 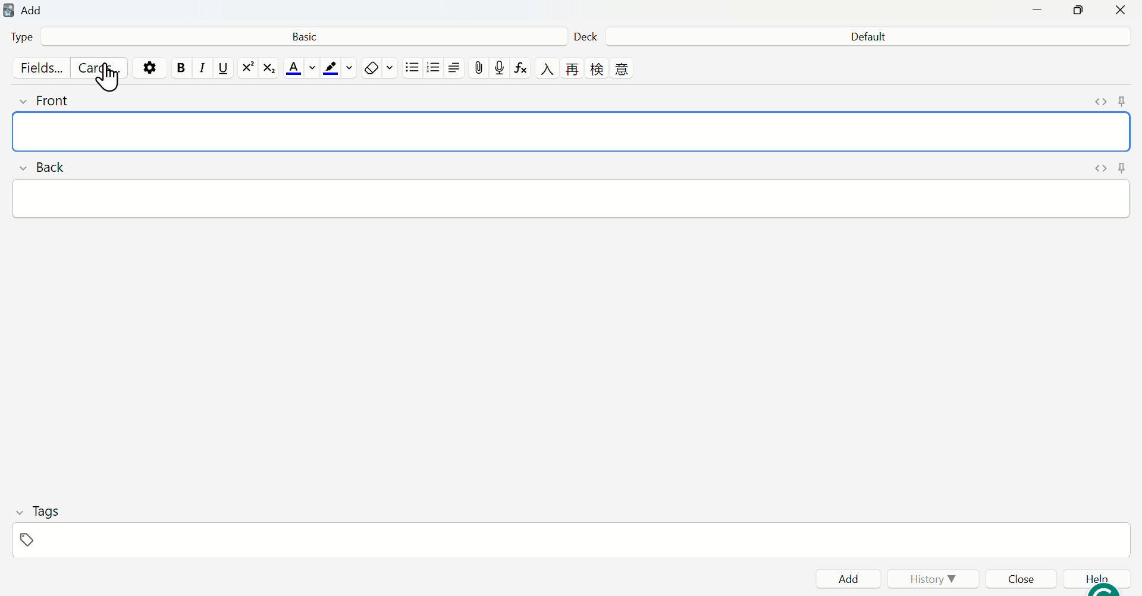 What do you see at coordinates (9, 10) in the screenshot?
I see `Anki Desktop icon` at bounding box center [9, 10].